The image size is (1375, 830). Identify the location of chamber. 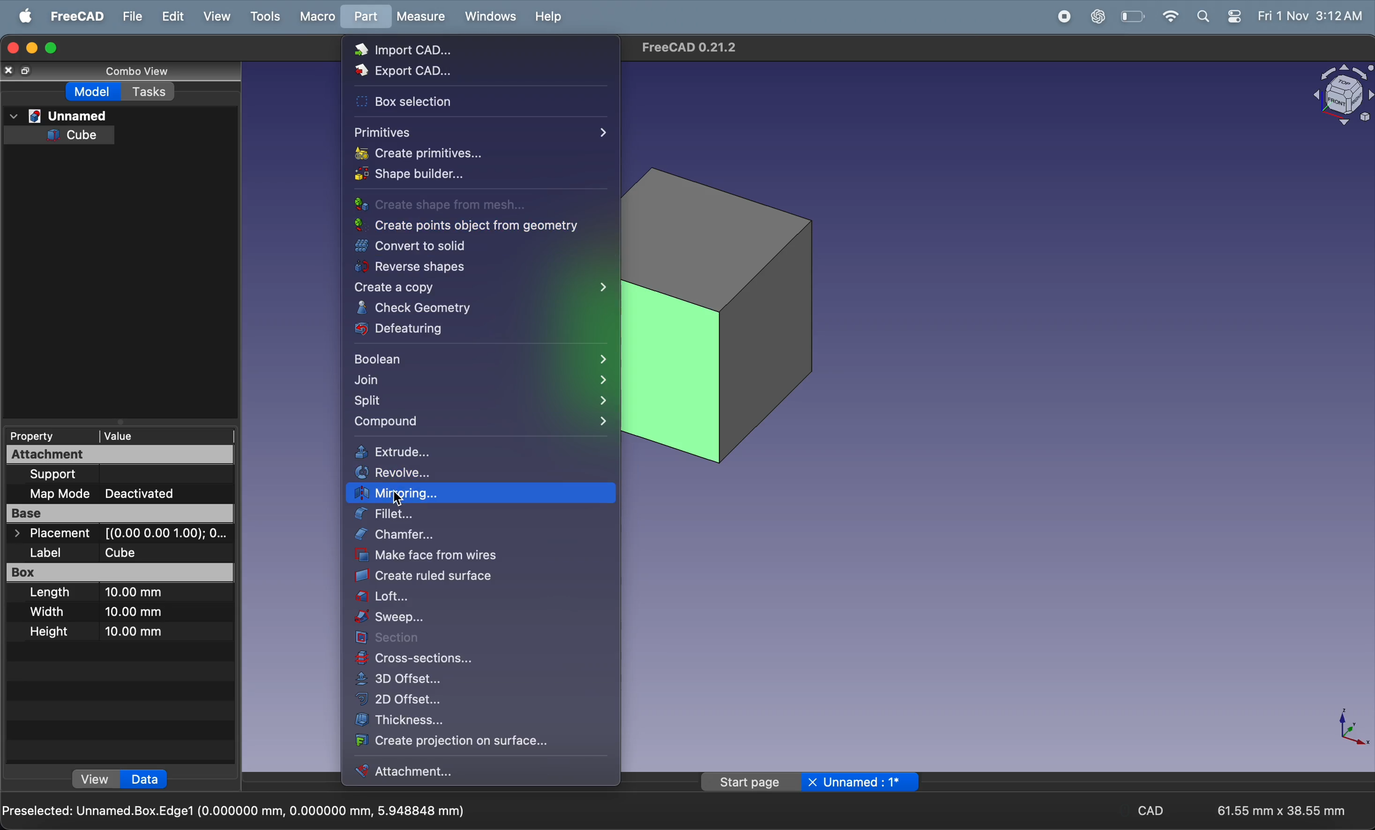
(482, 535).